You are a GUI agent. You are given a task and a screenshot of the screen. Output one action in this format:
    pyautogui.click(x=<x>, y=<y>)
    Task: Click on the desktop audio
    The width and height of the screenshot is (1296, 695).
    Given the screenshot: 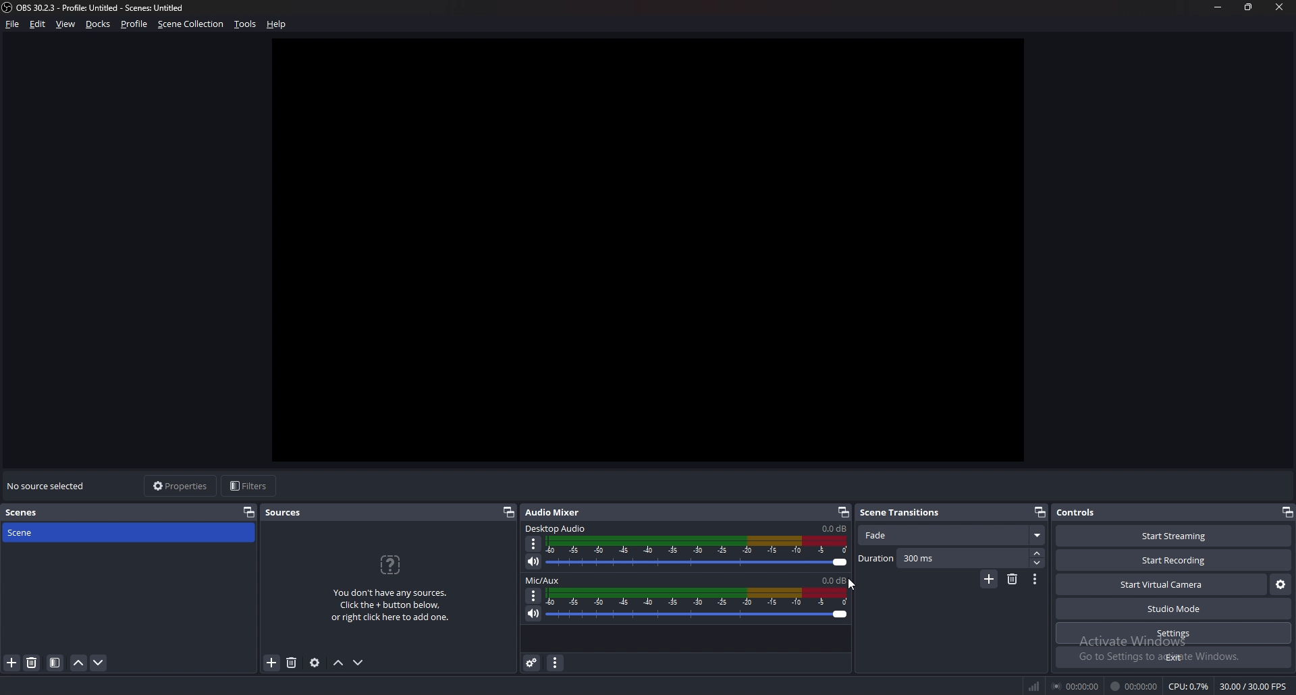 What is the action you would take?
    pyautogui.click(x=556, y=528)
    